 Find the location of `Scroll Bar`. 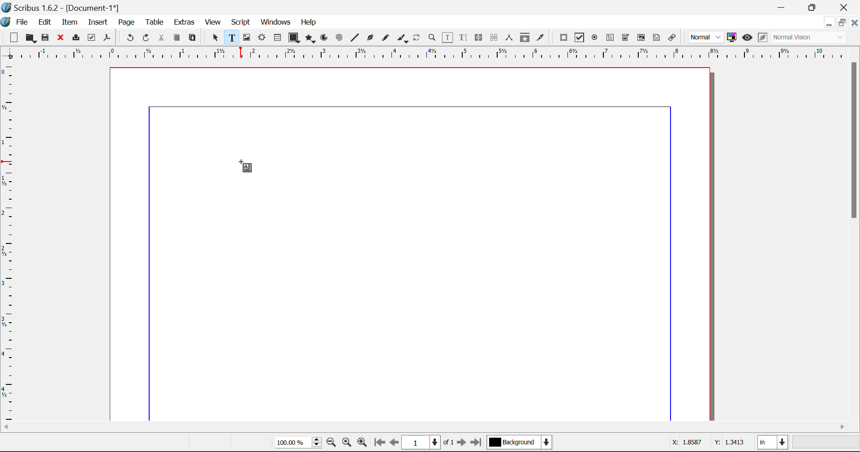

Scroll Bar is located at coordinates (855, 239).